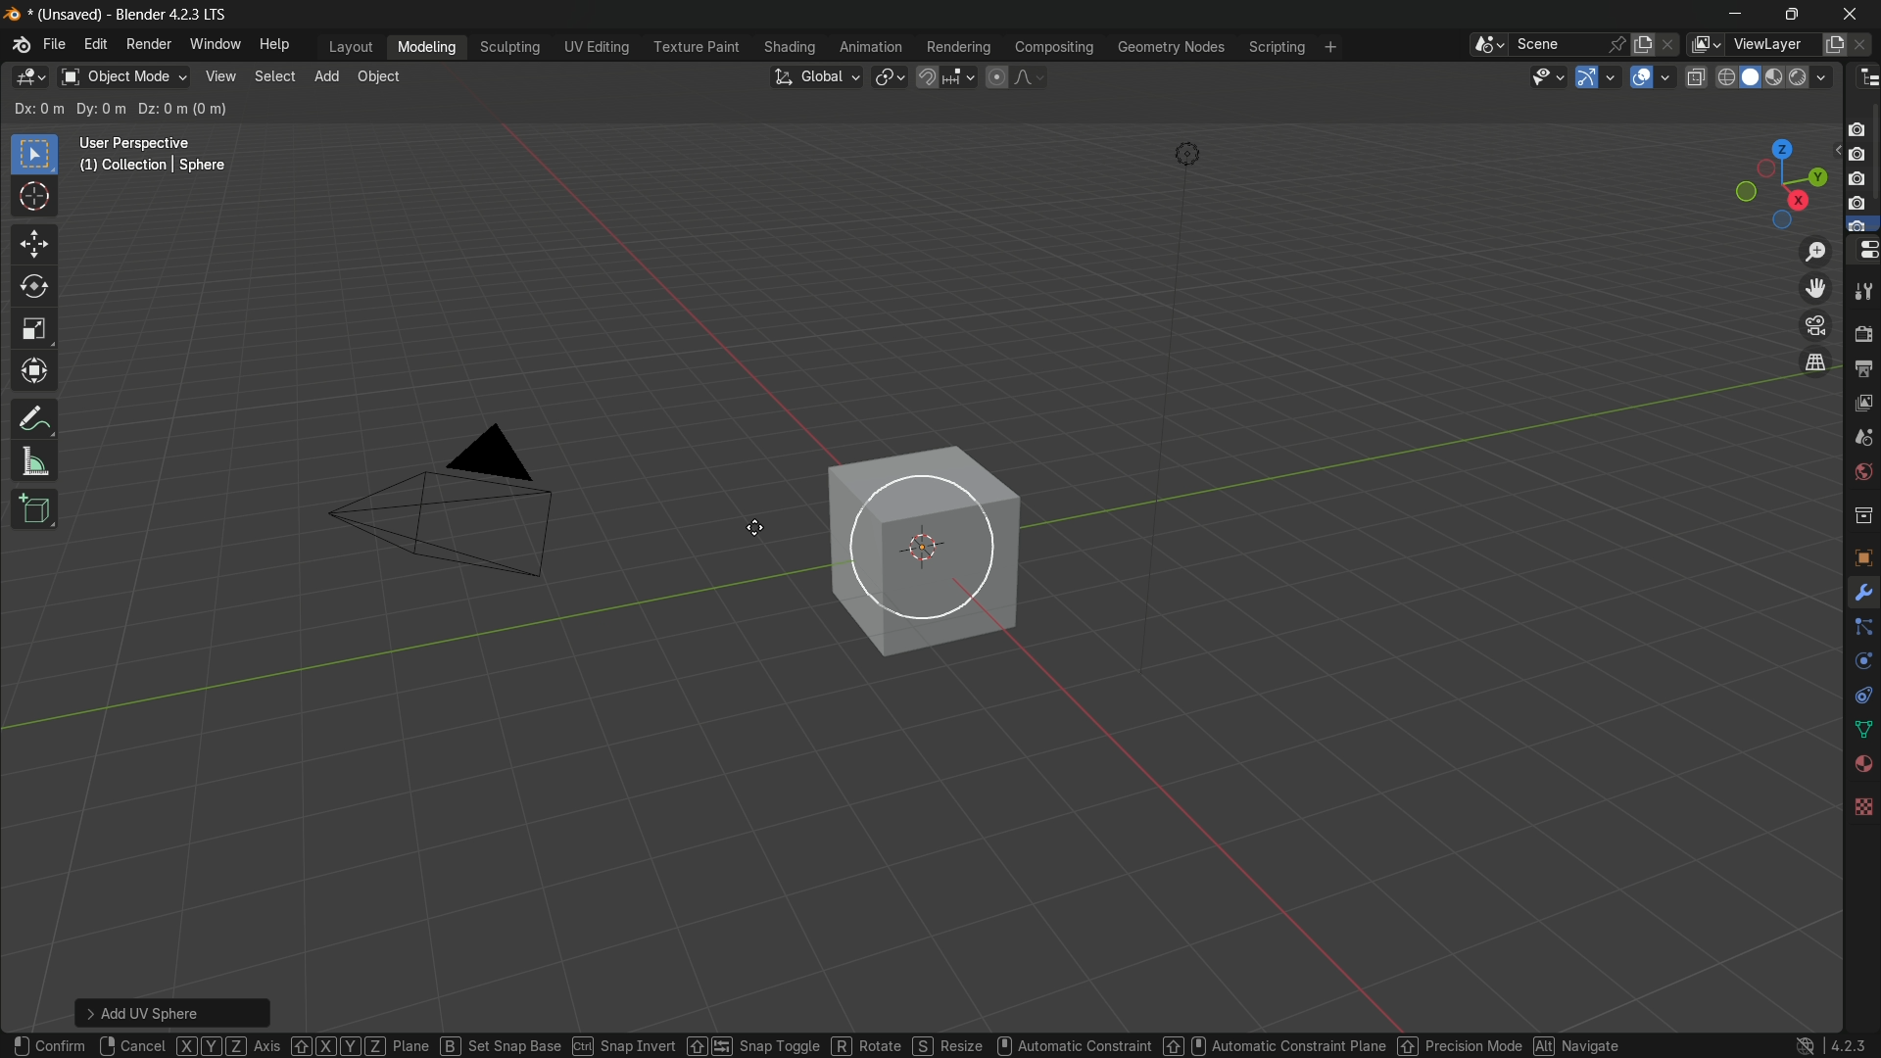  What do you see at coordinates (428, 46) in the screenshot?
I see `modeling menu` at bounding box center [428, 46].